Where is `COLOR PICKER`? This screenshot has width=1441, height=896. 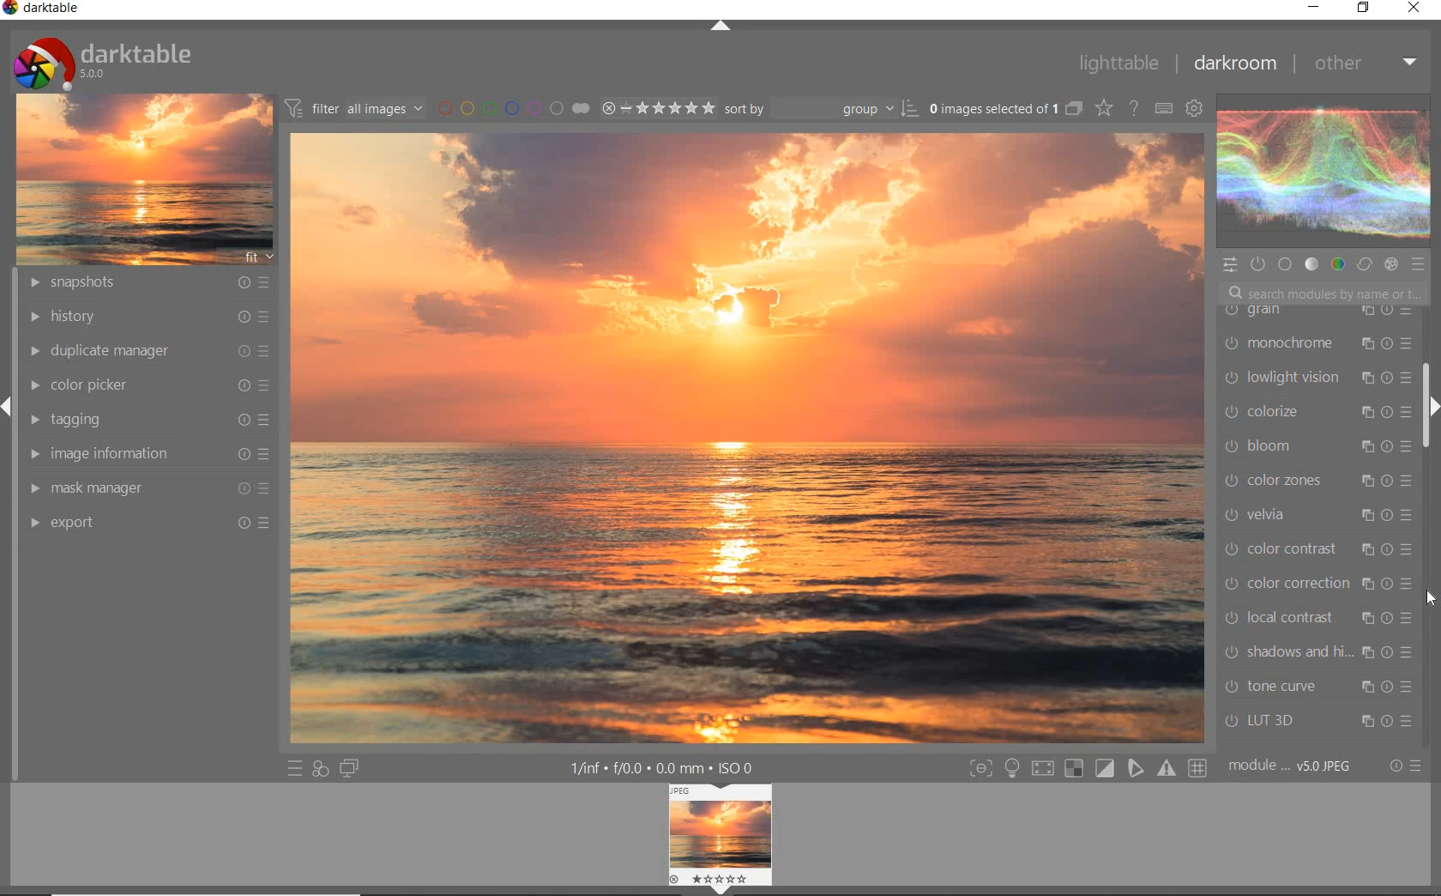
COLOR PICKER is located at coordinates (153, 384).